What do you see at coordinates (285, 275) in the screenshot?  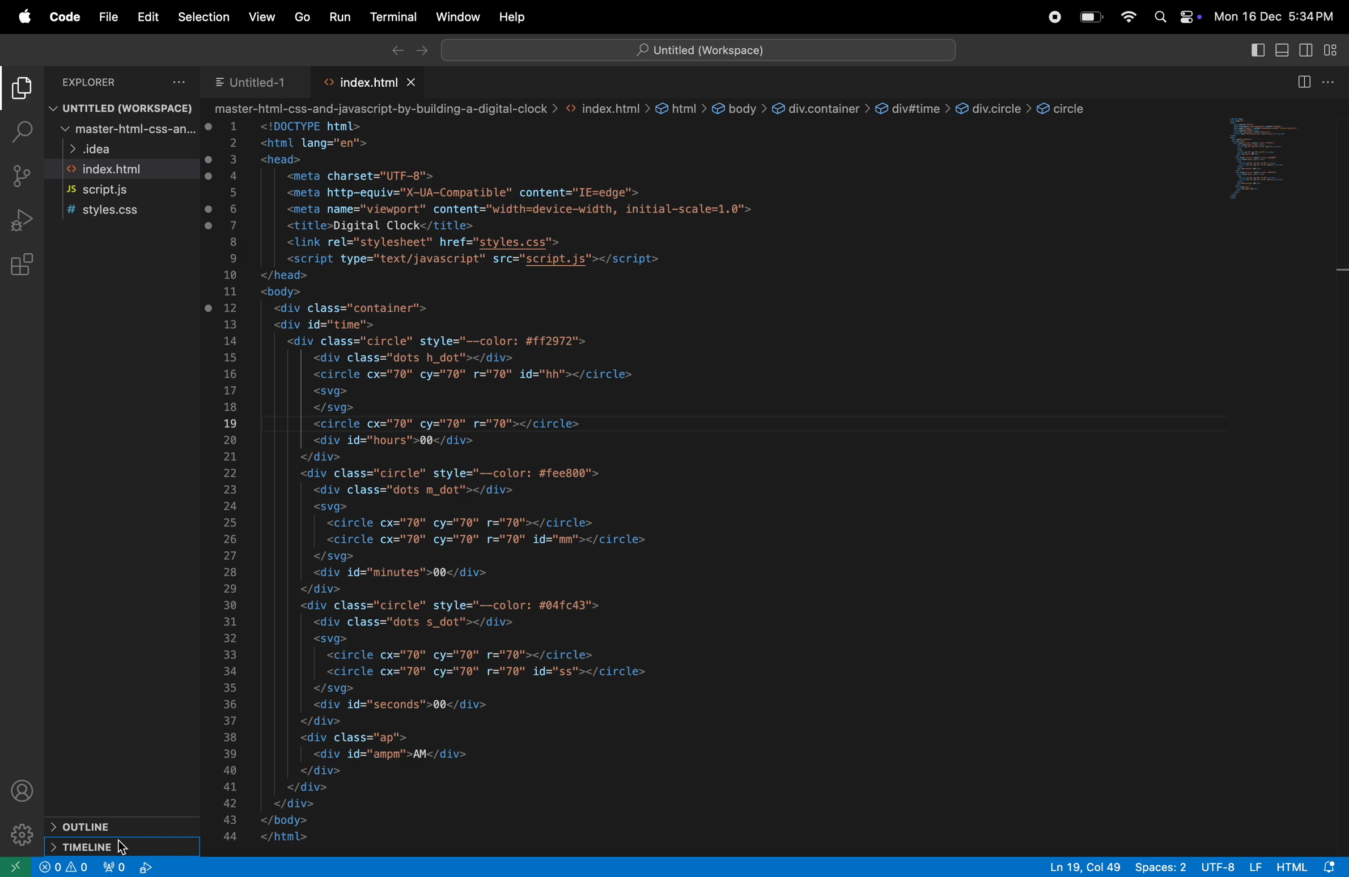 I see `</head>` at bounding box center [285, 275].